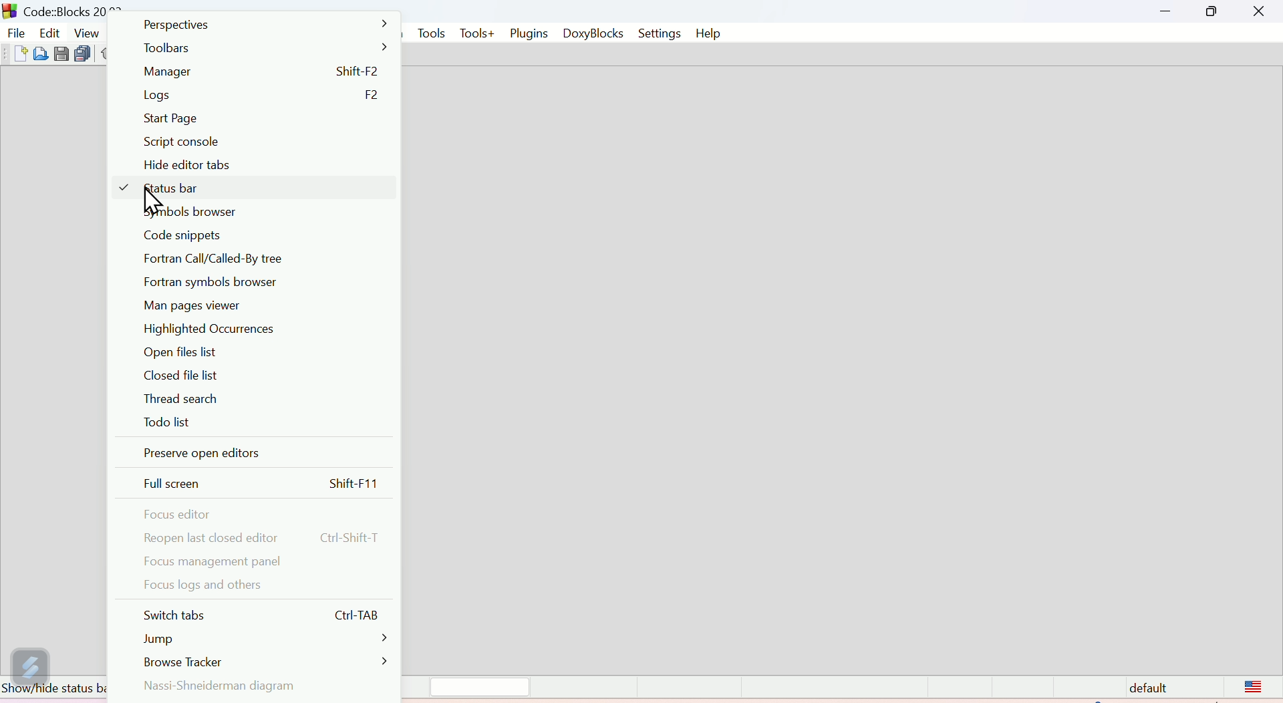  What do you see at coordinates (1255, 12) in the screenshot?
I see `Close` at bounding box center [1255, 12].